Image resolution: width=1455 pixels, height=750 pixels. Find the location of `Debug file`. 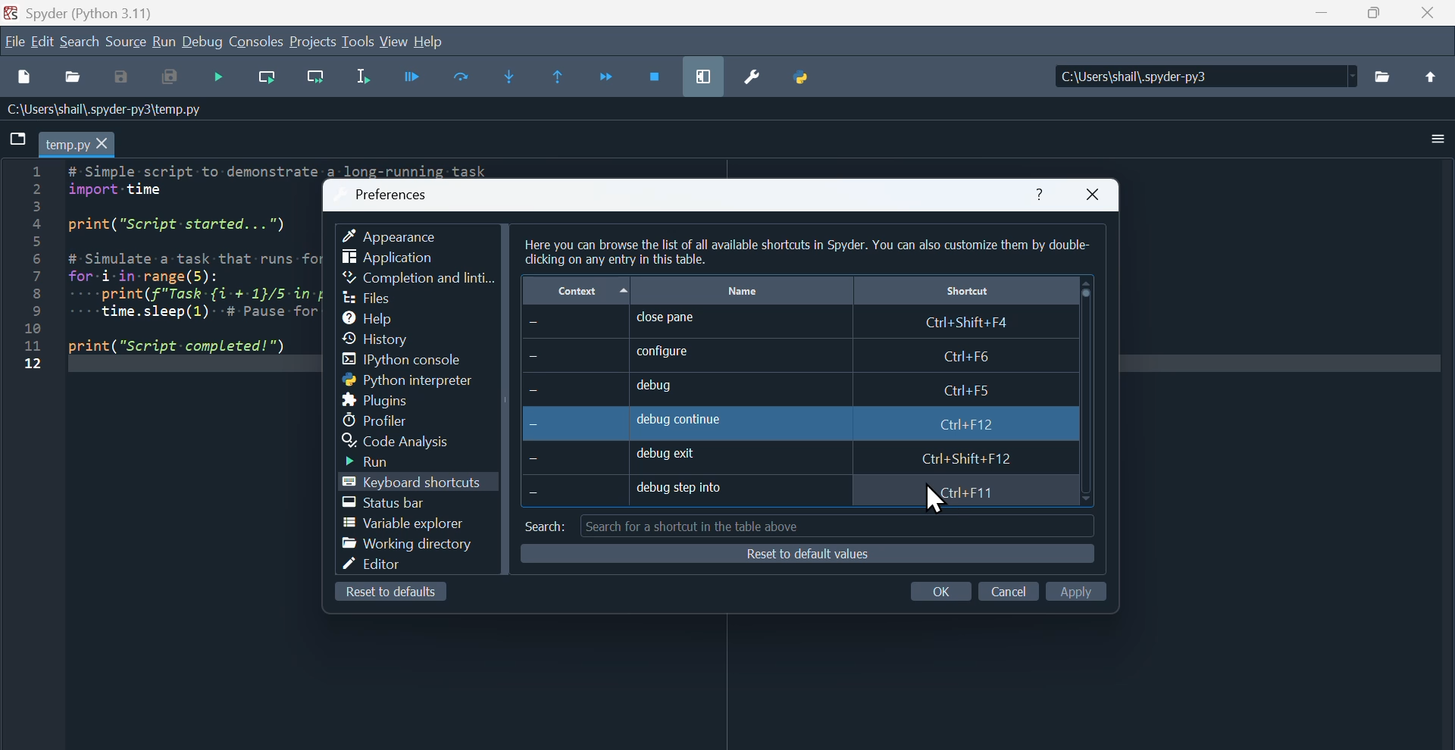

Debug file is located at coordinates (220, 80).